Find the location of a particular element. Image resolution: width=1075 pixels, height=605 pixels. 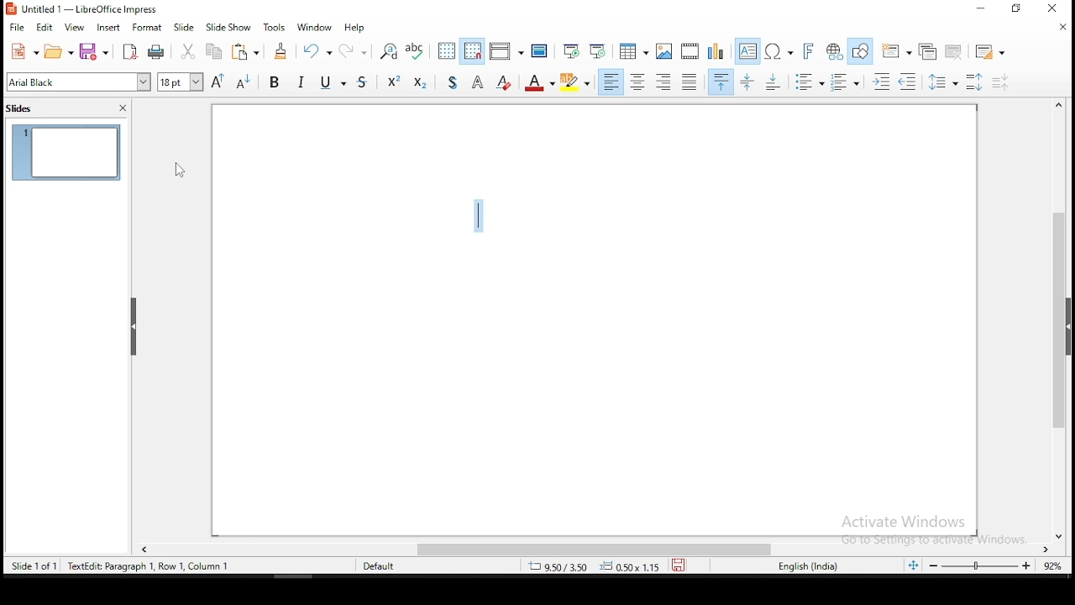

Numbered bullet list is located at coordinates (845, 82).